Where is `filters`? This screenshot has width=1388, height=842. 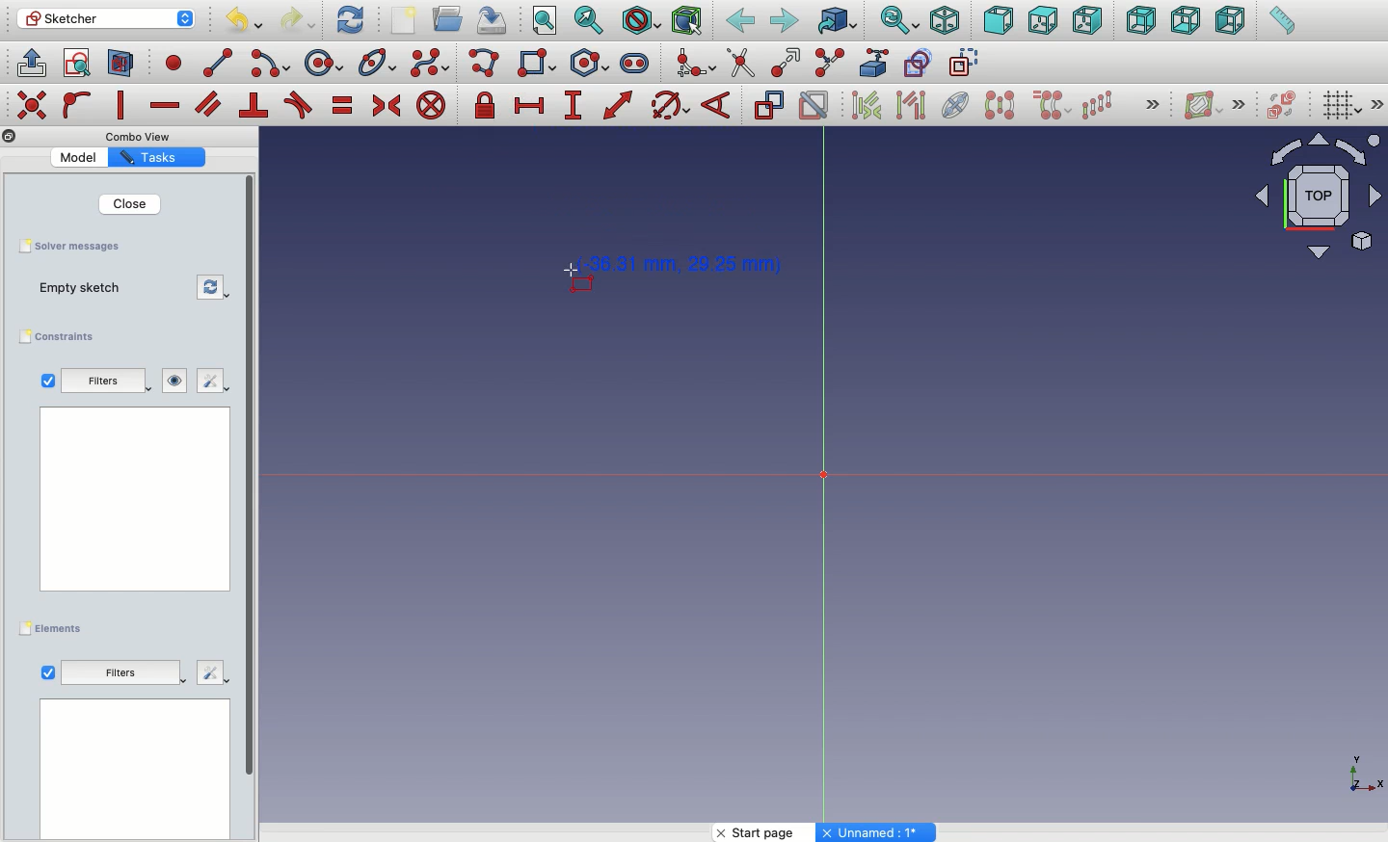
filters is located at coordinates (108, 382).